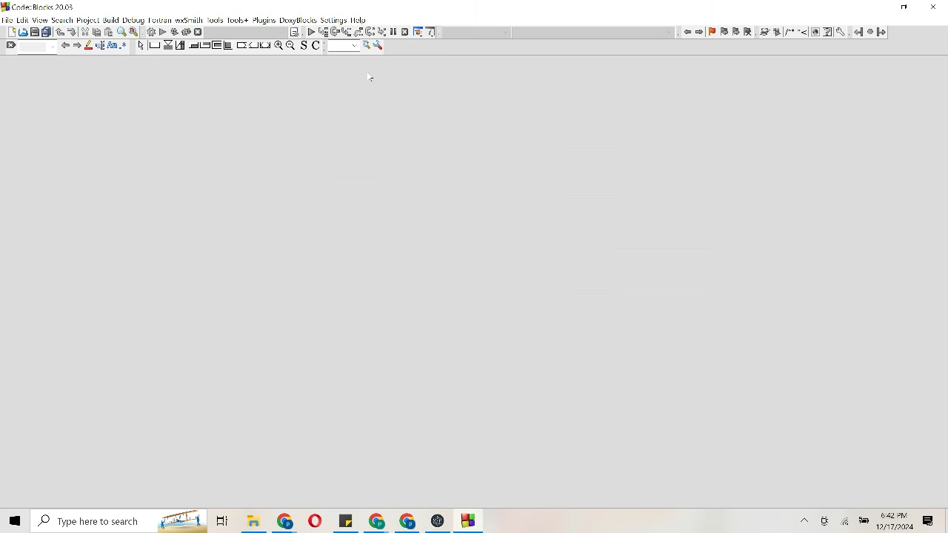  I want to click on Camera, so click(827, 520).